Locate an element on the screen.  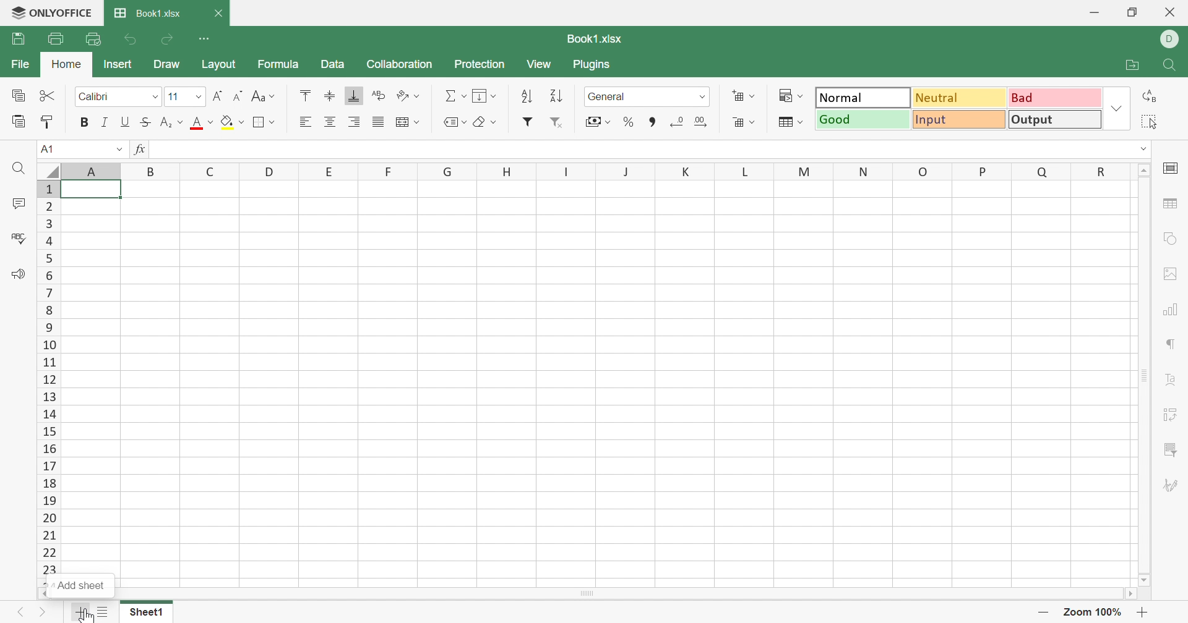
File is located at coordinates (19, 63).